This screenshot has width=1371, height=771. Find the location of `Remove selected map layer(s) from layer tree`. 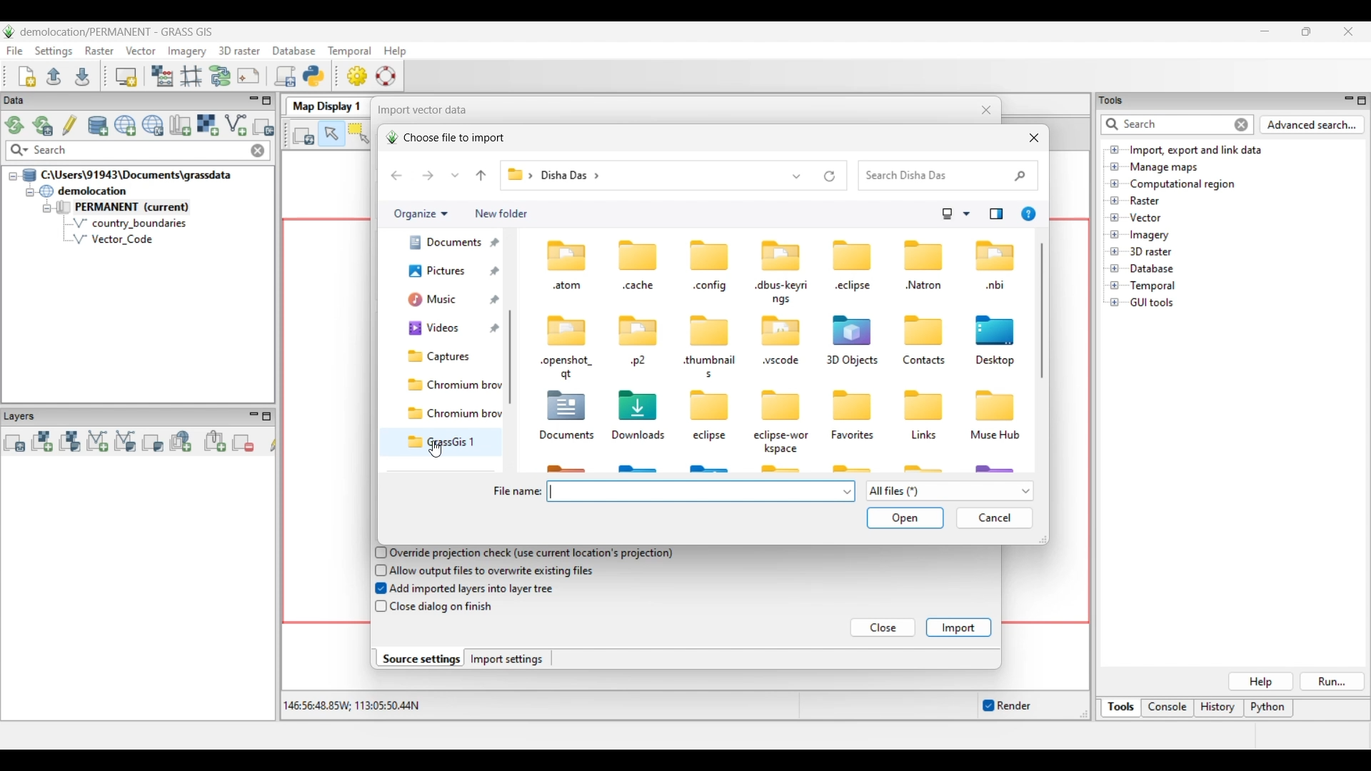

Remove selected map layer(s) from layer tree is located at coordinates (243, 442).